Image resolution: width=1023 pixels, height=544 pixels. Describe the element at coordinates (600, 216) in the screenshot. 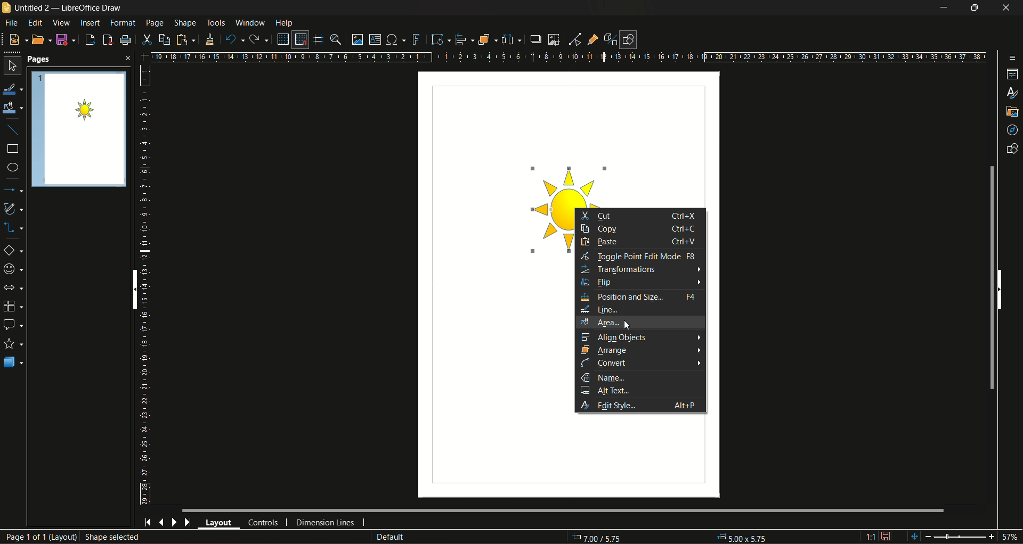

I see `cut` at that location.